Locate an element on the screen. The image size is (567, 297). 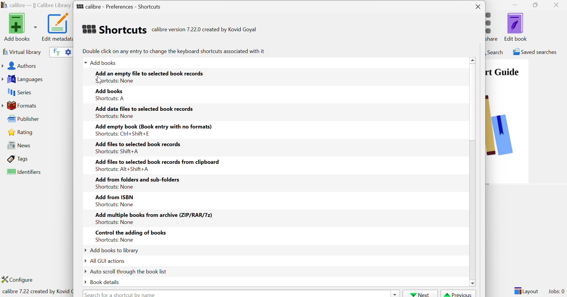
Drop Down is located at coordinates (83, 282).